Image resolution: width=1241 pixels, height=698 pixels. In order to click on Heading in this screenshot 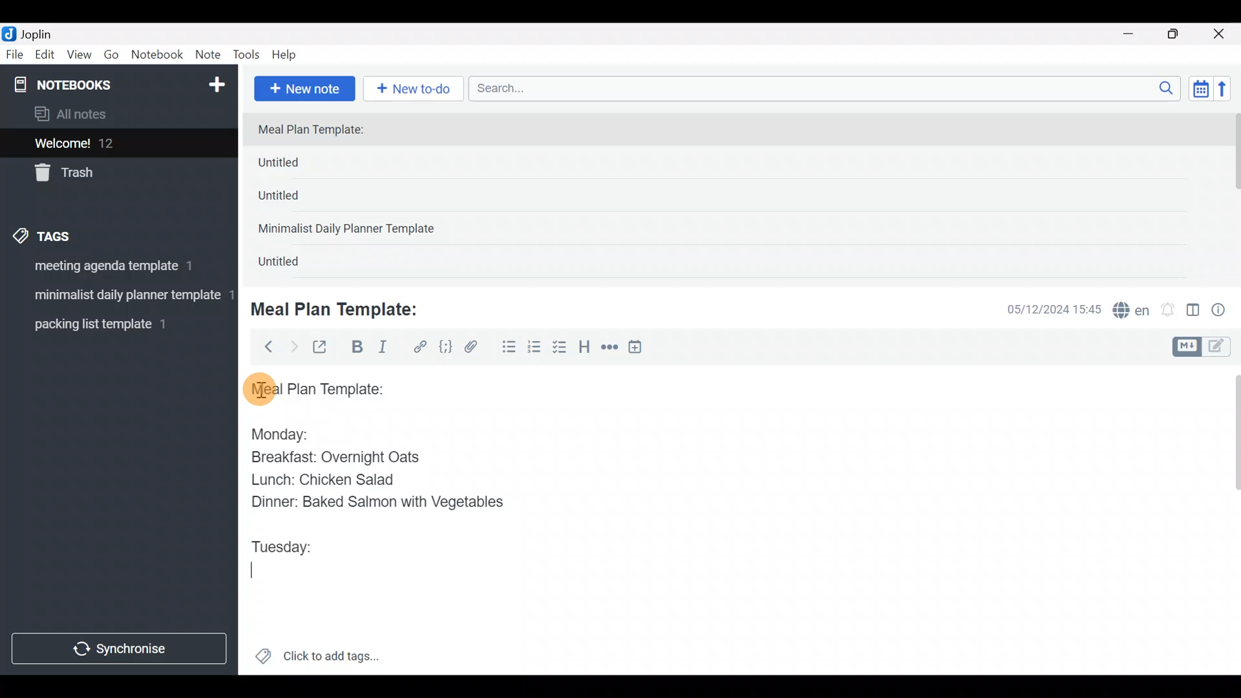, I will do `click(585, 349)`.